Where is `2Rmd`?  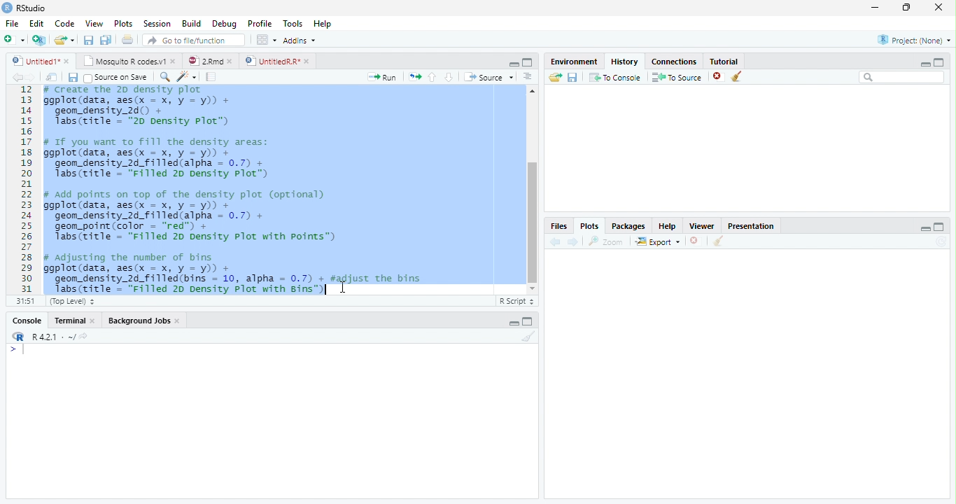 2Rmd is located at coordinates (204, 60).